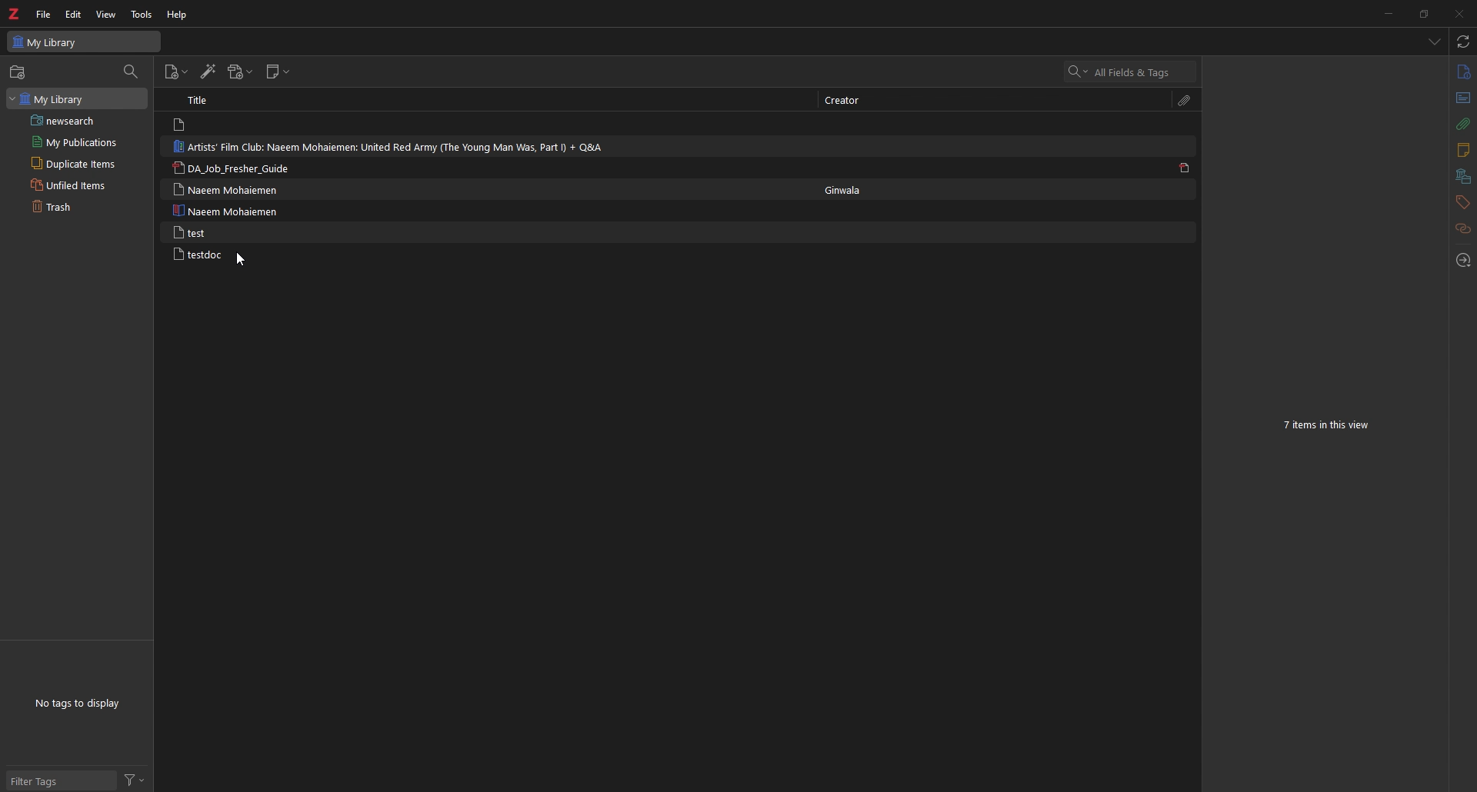  What do you see at coordinates (232, 189) in the screenshot?
I see `Naeem Mohaiemen` at bounding box center [232, 189].